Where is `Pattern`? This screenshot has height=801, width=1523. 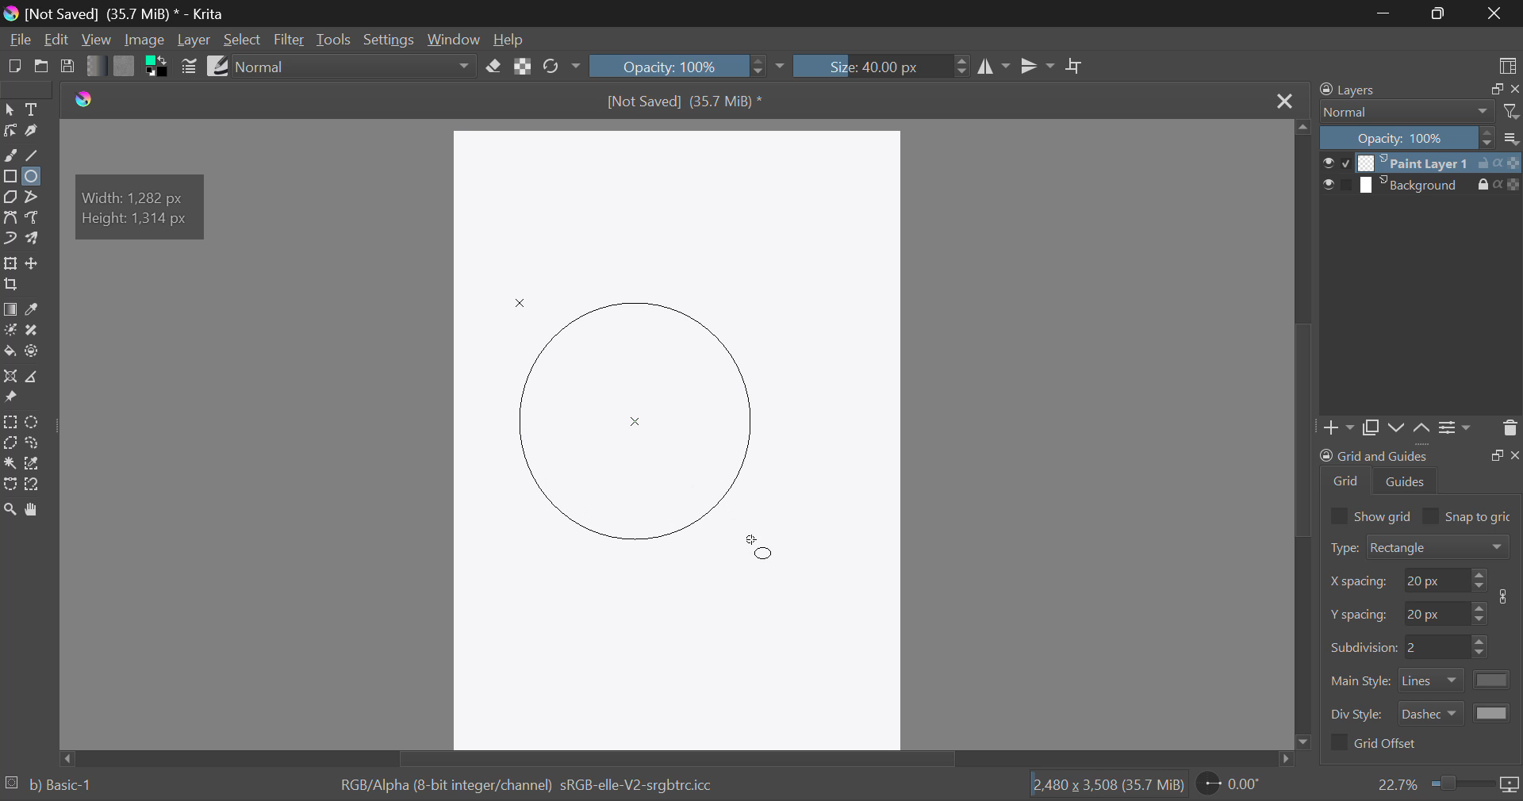
Pattern is located at coordinates (124, 68).